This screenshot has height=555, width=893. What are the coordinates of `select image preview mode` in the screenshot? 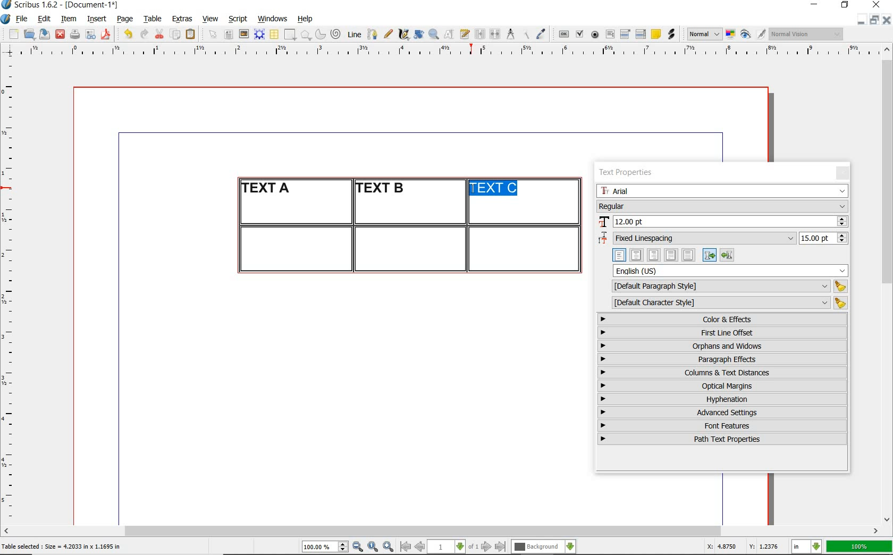 It's located at (704, 35).